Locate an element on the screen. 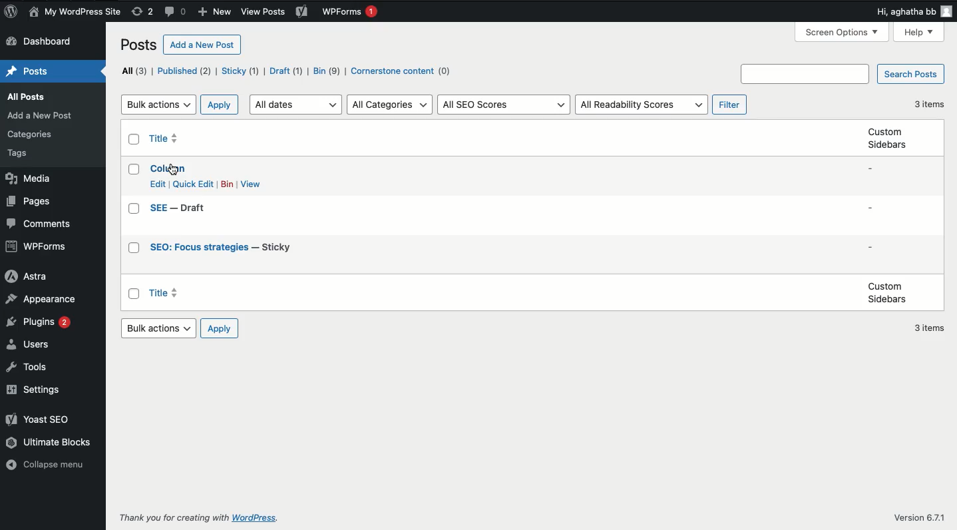 The width and height of the screenshot is (957, 530). Users is located at coordinates (31, 343).